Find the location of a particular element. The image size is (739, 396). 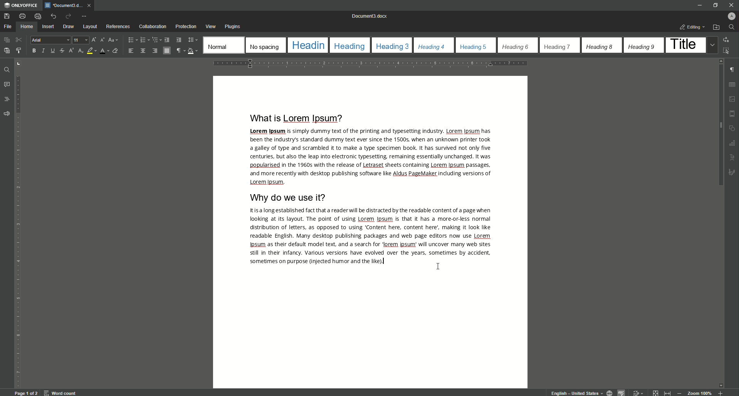

Heading 6 is located at coordinates (516, 47).